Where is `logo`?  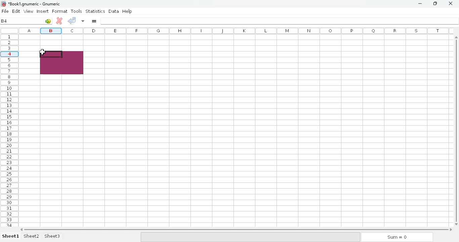
logo is located at coordinates (3, 4).